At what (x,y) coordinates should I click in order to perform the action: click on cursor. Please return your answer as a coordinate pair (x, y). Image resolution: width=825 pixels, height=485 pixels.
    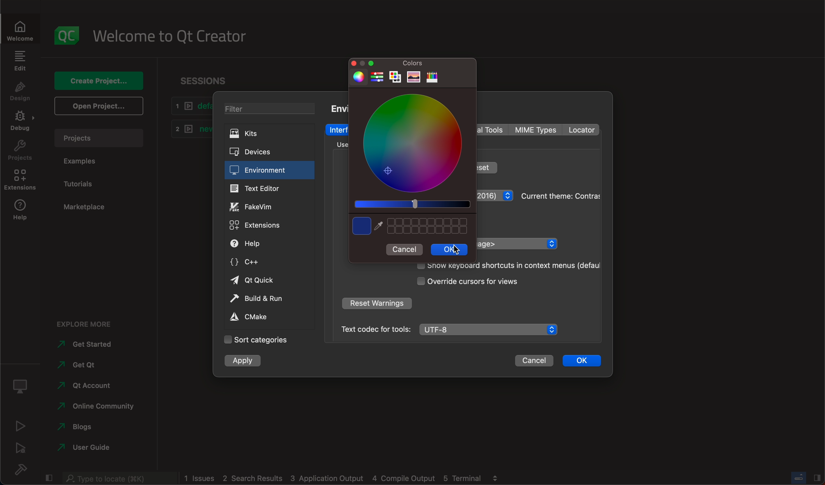
    Looking at the image, I should click on (455, 251).